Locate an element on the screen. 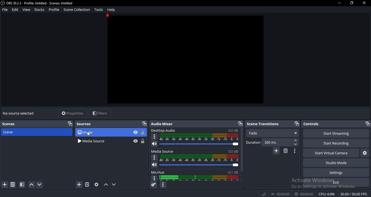  help is located at coordinates (111, 10).